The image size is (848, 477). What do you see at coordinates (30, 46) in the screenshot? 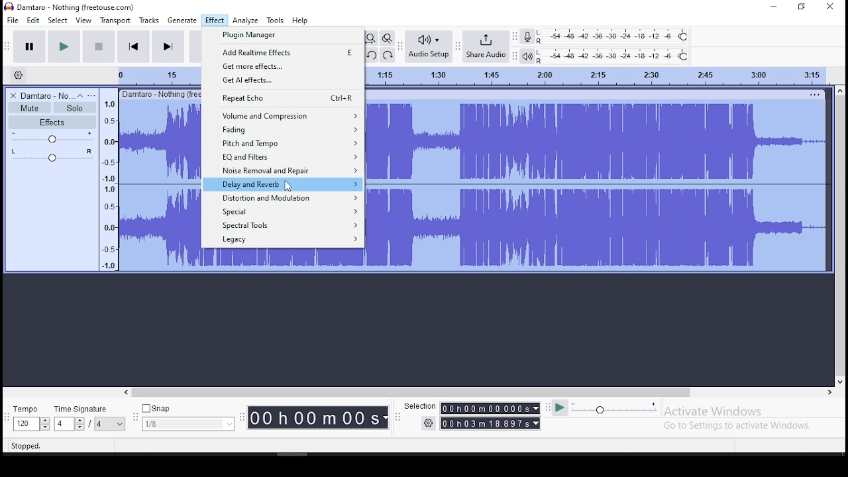
I see `pause` at bounding box center [30, 46].